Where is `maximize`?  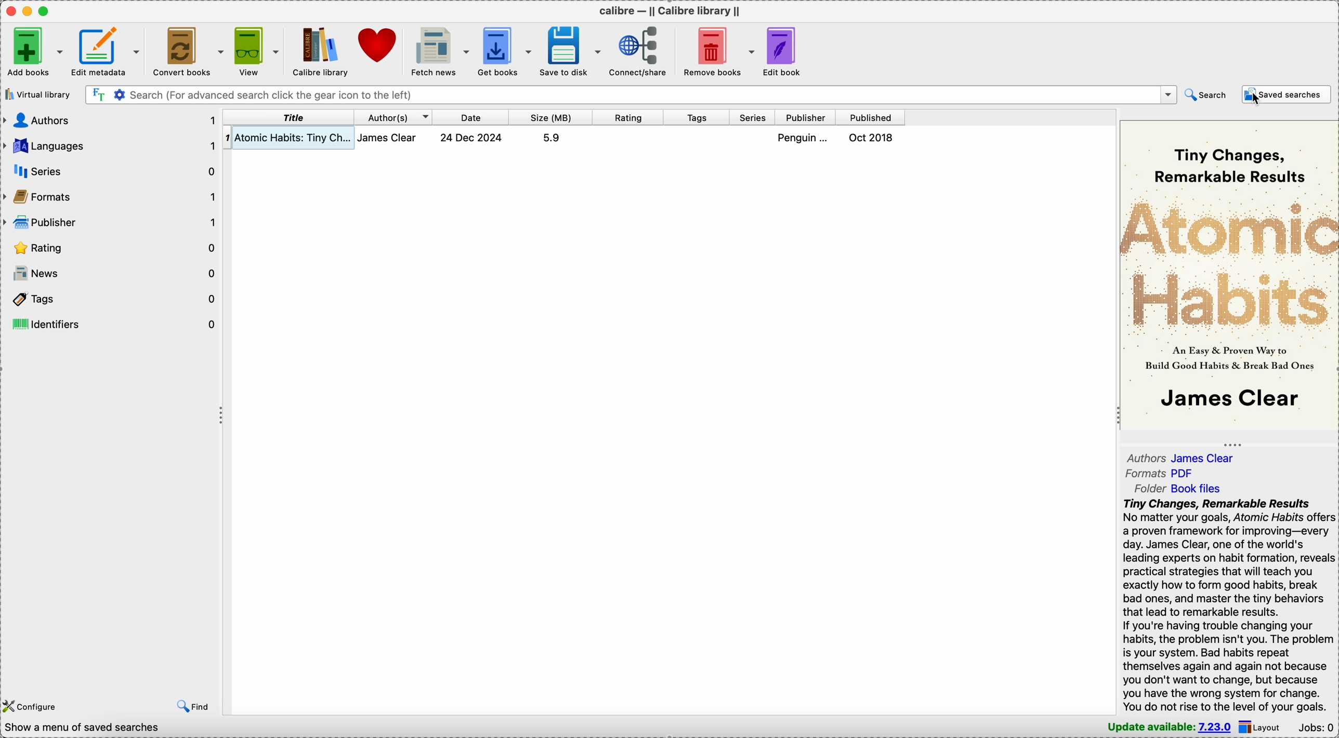 maximize is located at coordinates (46, 10).